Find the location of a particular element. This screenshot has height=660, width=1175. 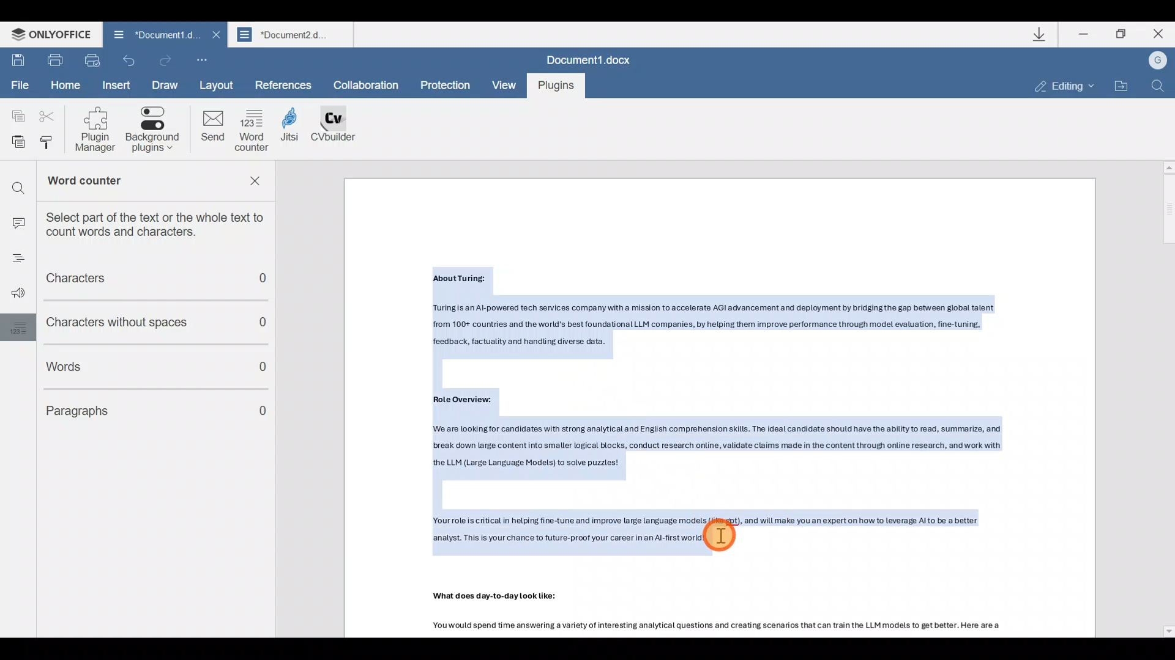

Save is located at coordinates (18, 61).